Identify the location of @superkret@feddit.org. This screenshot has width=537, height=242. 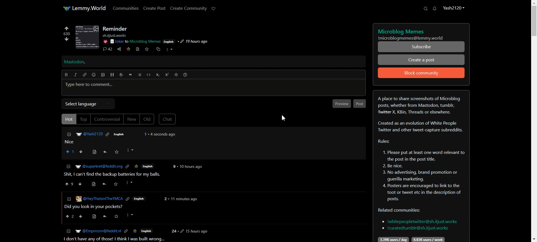
(99, 166).